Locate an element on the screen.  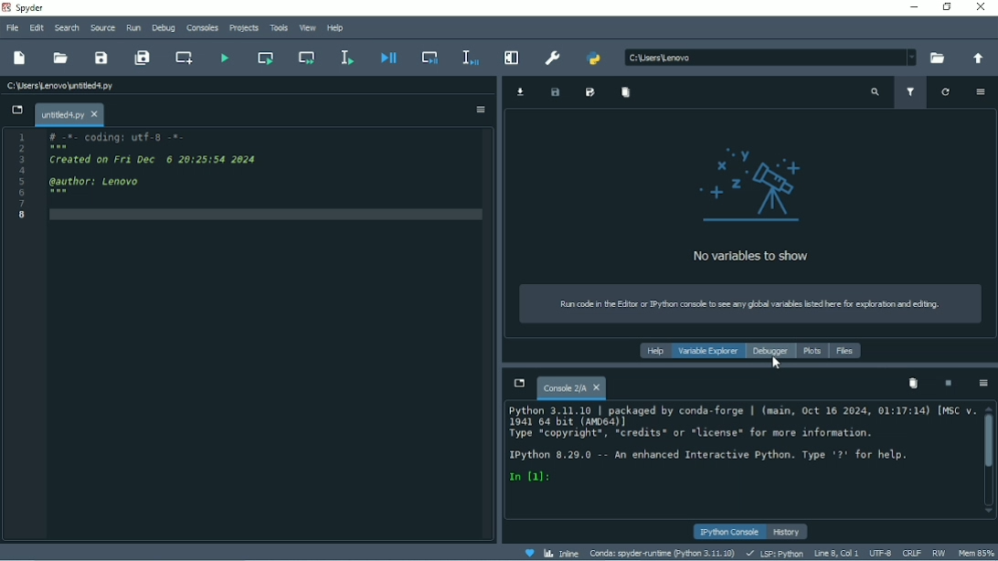
Remove all variables from namespace is located at coordinates (914, 384).